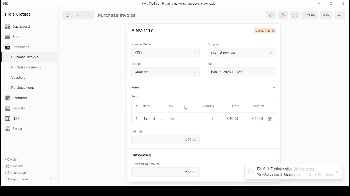 The height and width of the screenshot is (196, 350). What do you see at coordinates (145, 164) in the screenshot?
I see `outstanding amount` at bounding box center [145, 164].